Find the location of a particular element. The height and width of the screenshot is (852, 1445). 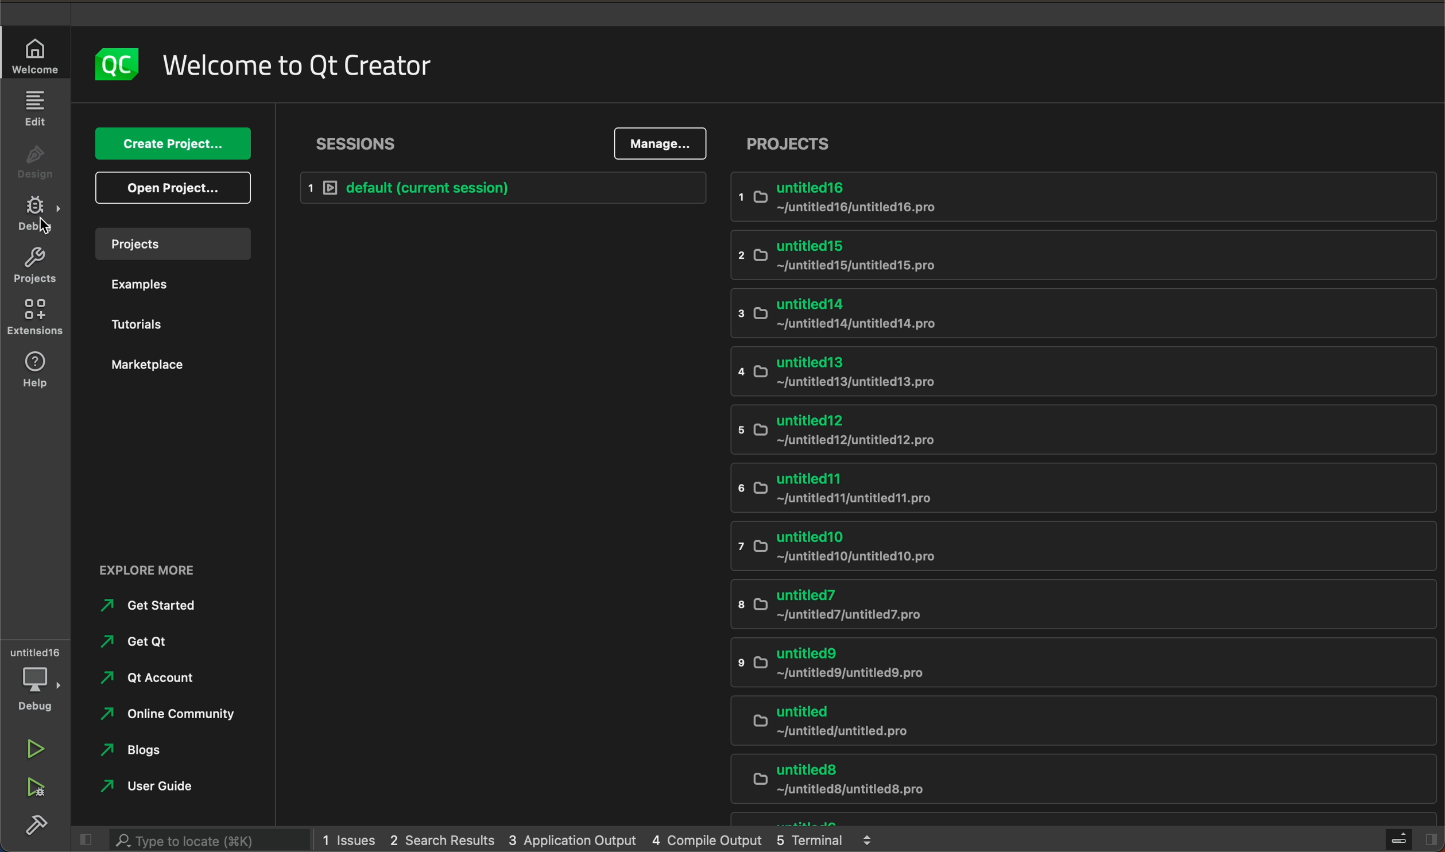

sessions is located at coordinates (358, 141).